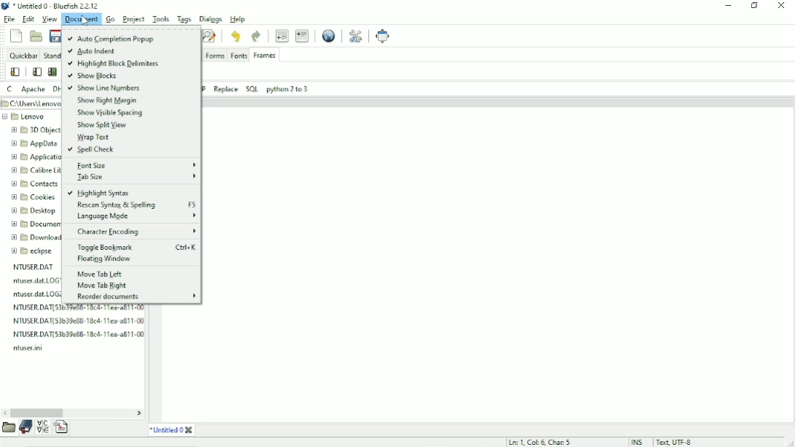 Image resolution: width=795 pixels, height=447 pixels. What do you see at coordinates (728, 5) in the screenshot?
I see `Minimize` at bounding box center [728, 5].